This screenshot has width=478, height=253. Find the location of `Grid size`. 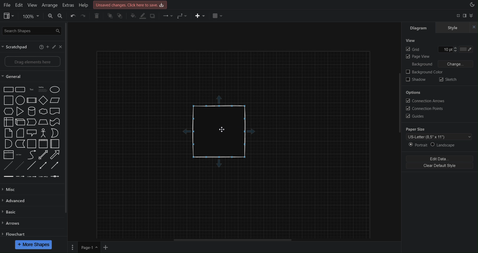

Grid size is located at coordinates (449, 49).